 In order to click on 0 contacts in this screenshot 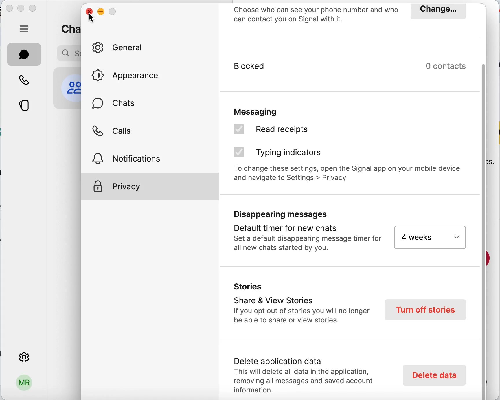, I will do `click(450, 66)`.